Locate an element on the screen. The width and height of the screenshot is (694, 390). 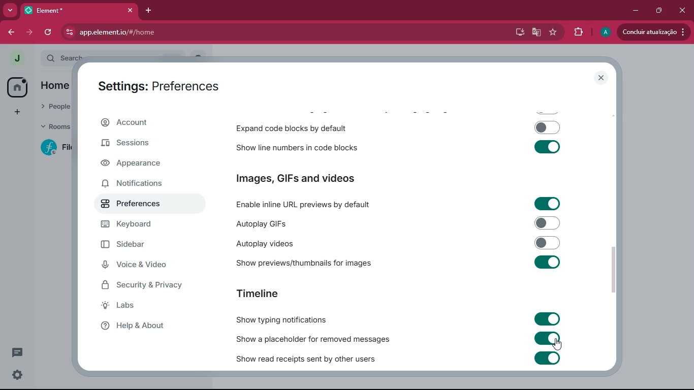
update is located at coordinates (653, 31).